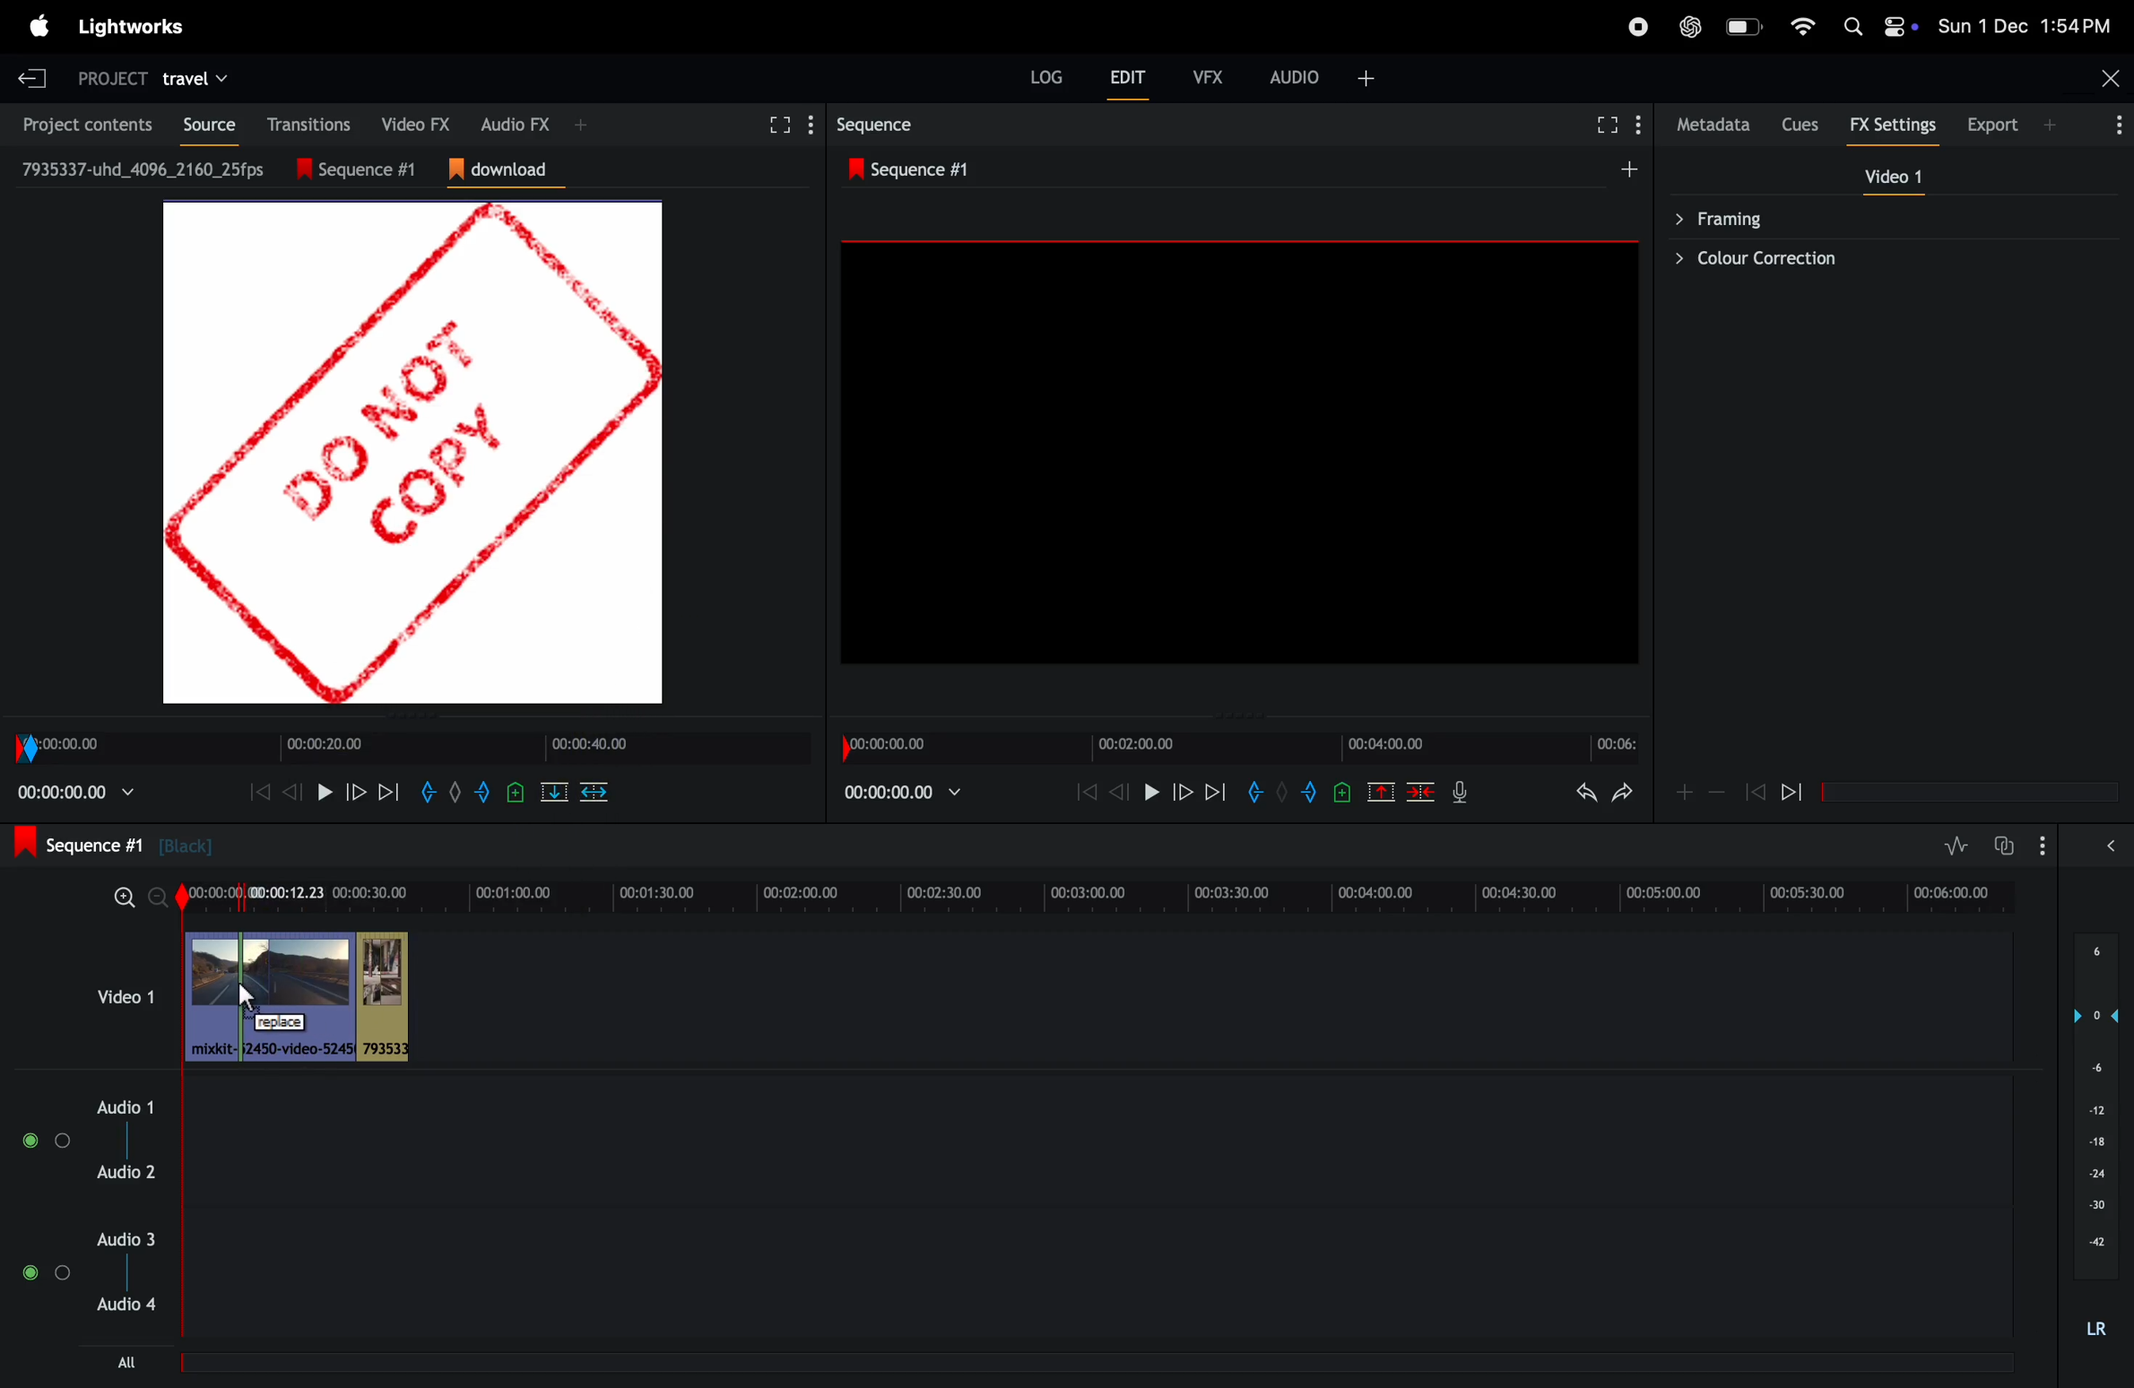 Image resolution: width=2134 pixels, height=1388 pixels. Describe the element at coordinates (1893, 176) in the screenshot. I see `video` at that location.